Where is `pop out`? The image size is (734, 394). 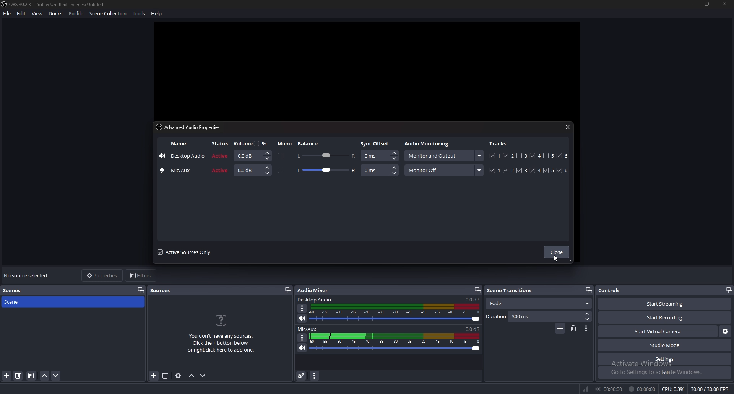 pop out is located at coordinates (588, 290).